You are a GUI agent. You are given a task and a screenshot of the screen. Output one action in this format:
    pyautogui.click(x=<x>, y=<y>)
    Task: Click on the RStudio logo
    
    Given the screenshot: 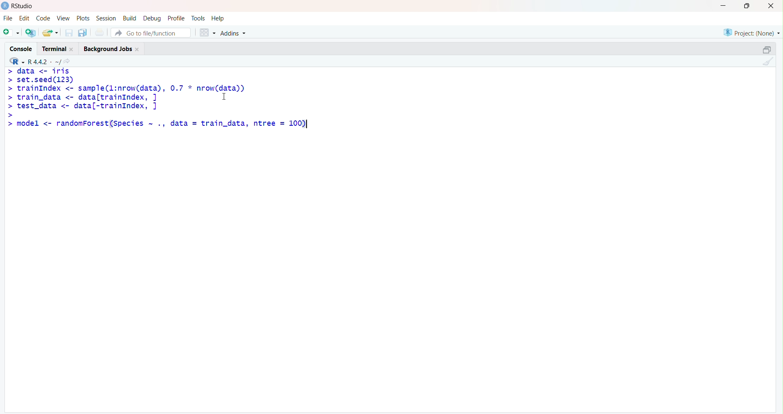 What is the action you would take?
    pyautogui.click(x=15, y=60)
    